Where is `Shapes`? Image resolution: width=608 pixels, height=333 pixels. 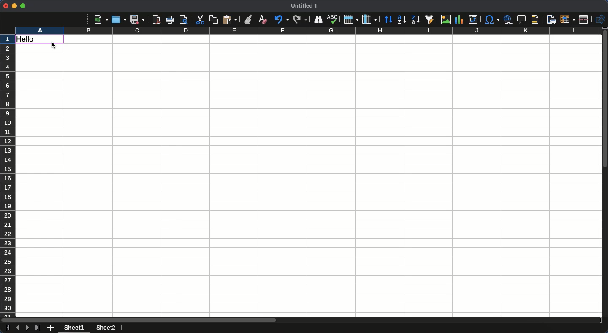 Shapes is located at coordinates (601, 19).